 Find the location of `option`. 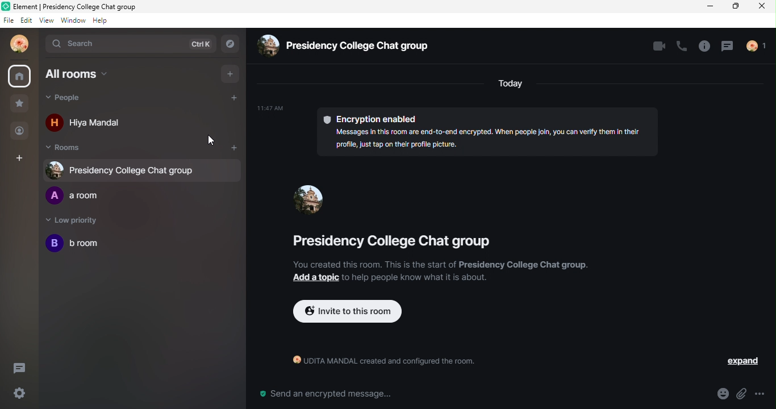

option is located at coordinates (766, 394).